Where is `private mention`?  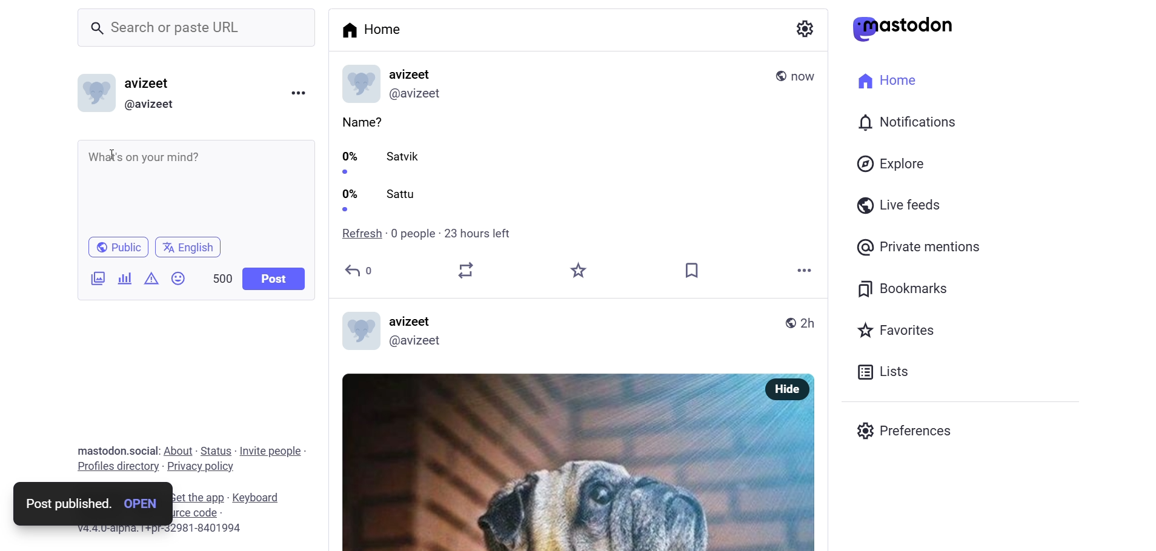 private mention is located at coordinates (920, 246).